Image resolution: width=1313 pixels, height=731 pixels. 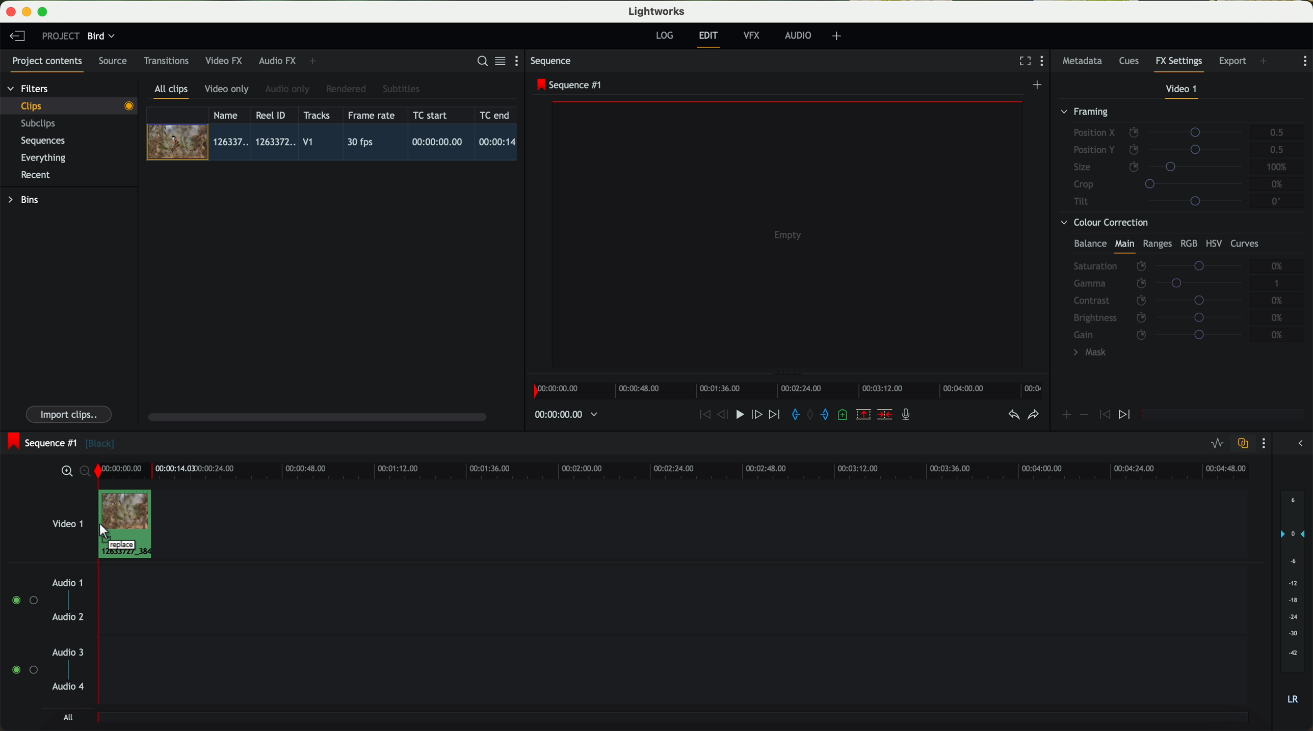 What do you see at coordinates (1090, 245) in the screenshot?
I see `balance` at bounding box center [1090, 245].